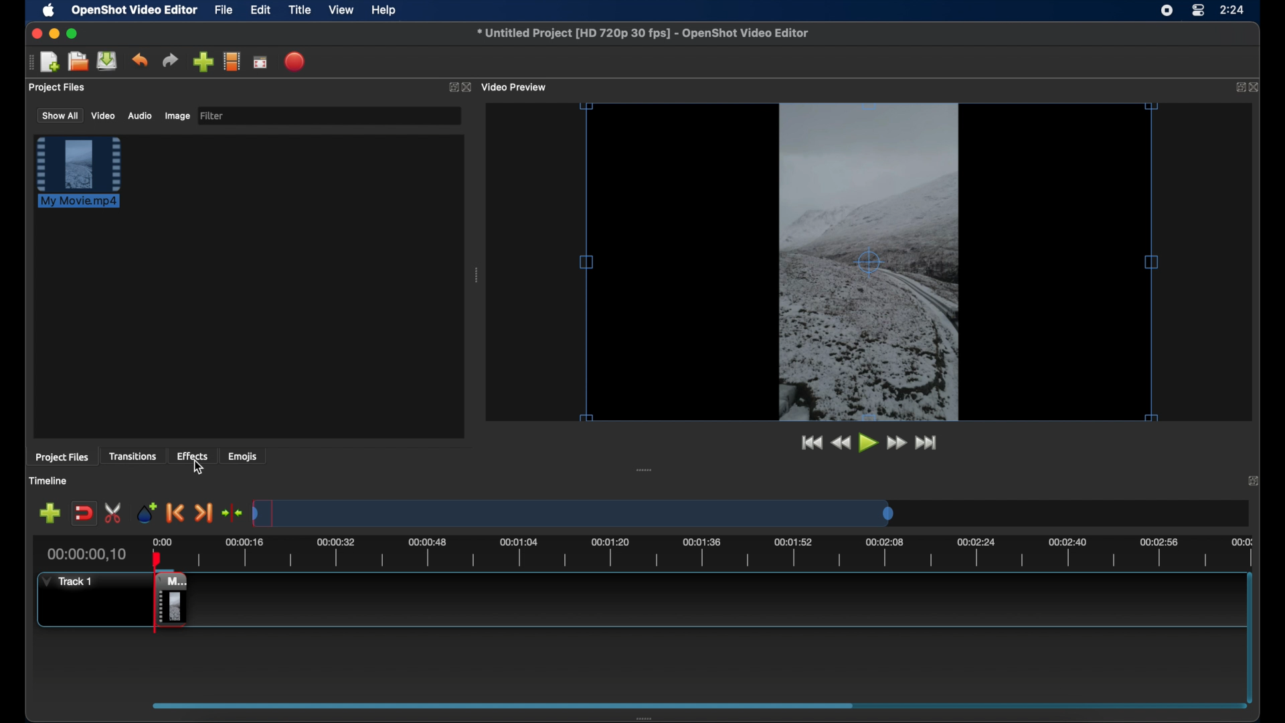  I want to click on timeline scale, so click(723, 553).